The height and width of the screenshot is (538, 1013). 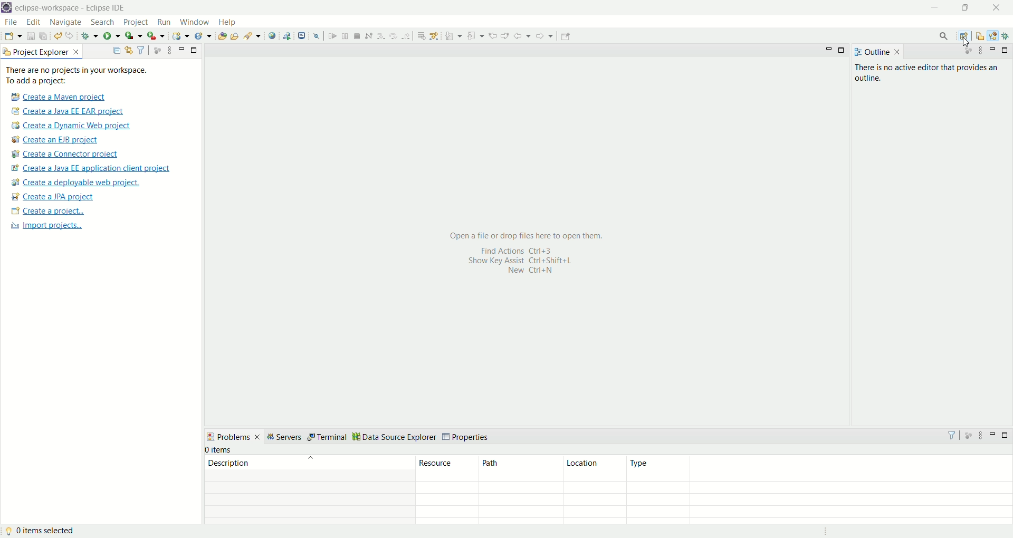 What do you see at coordinates (65, 156) in the screenshot?
I see `create a connector project` at bounding box center [65, 156].